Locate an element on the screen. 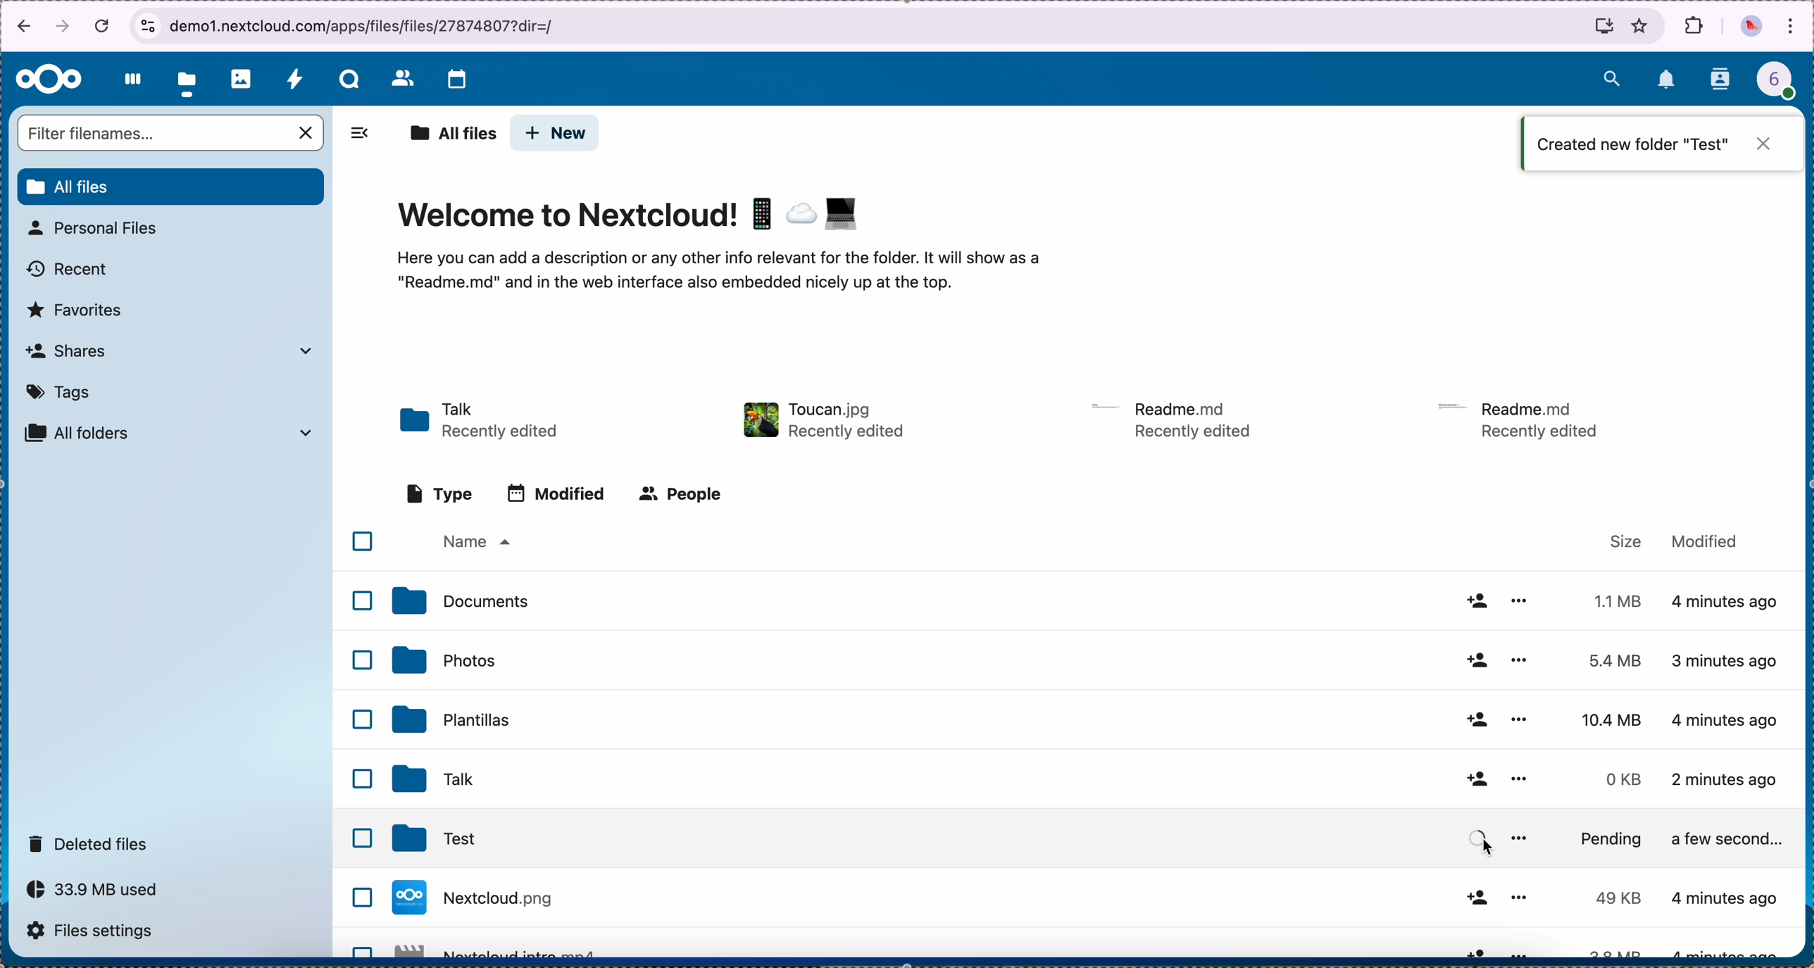 This screenshot has height=968, width=1814. modified is located at coordinates (1705, 539).